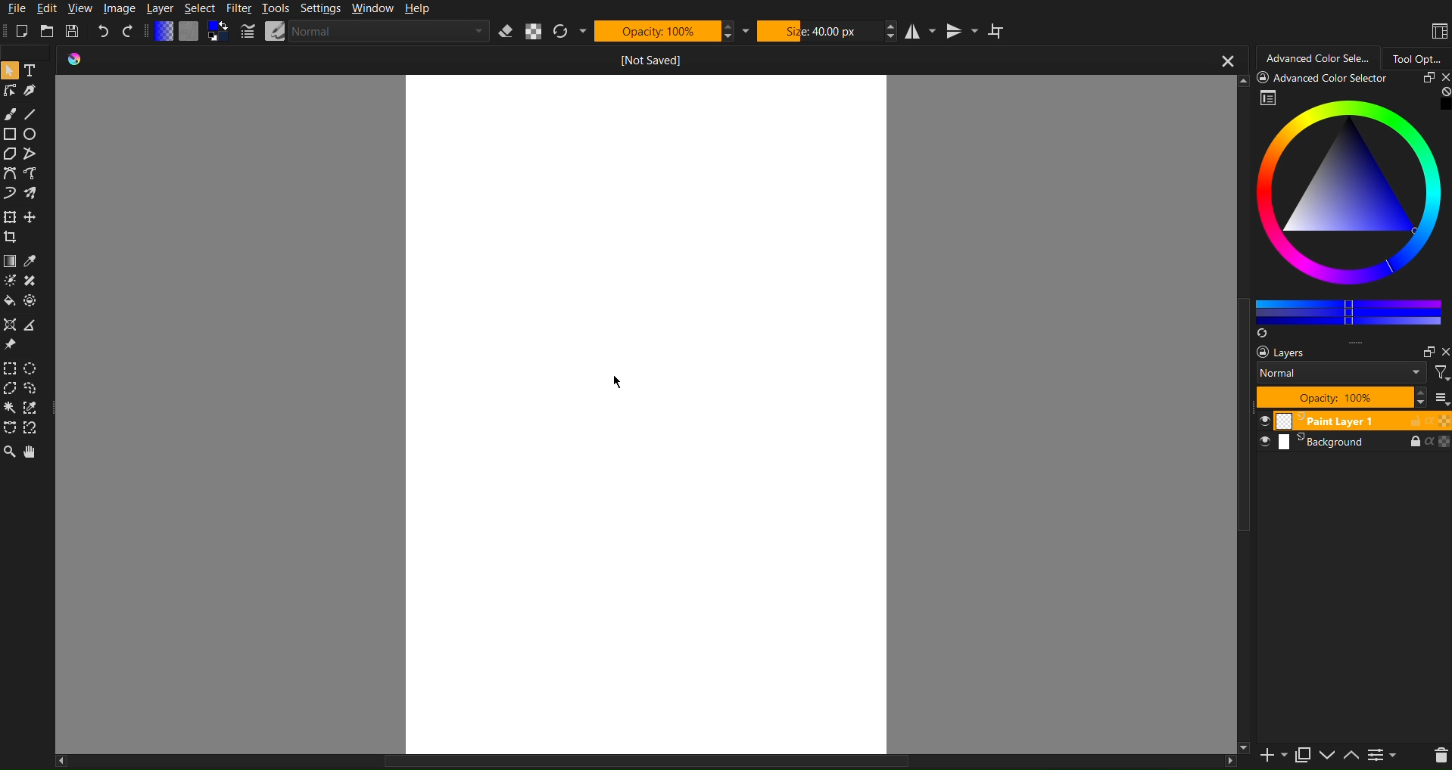  What do you see at coordinates (79, 9) in the screenshot?
I see `View` at bounding box center [79, 9].